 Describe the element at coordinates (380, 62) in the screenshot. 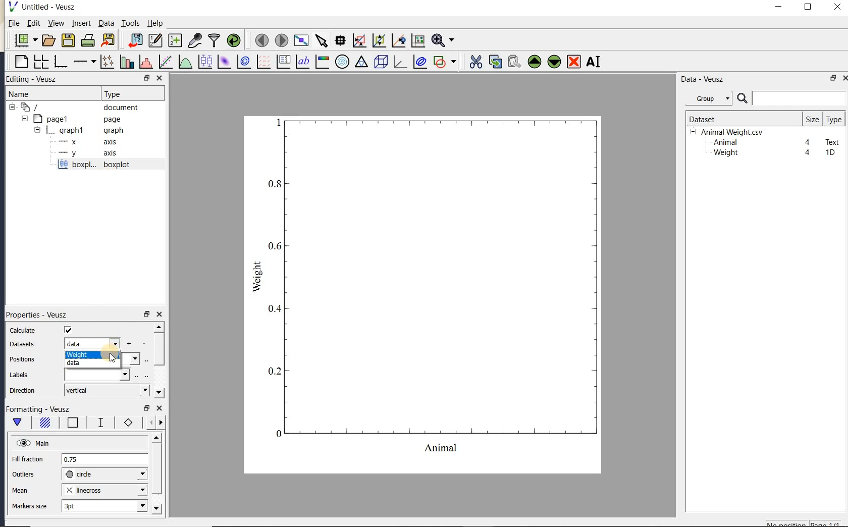

I see `3d scene` at that location.